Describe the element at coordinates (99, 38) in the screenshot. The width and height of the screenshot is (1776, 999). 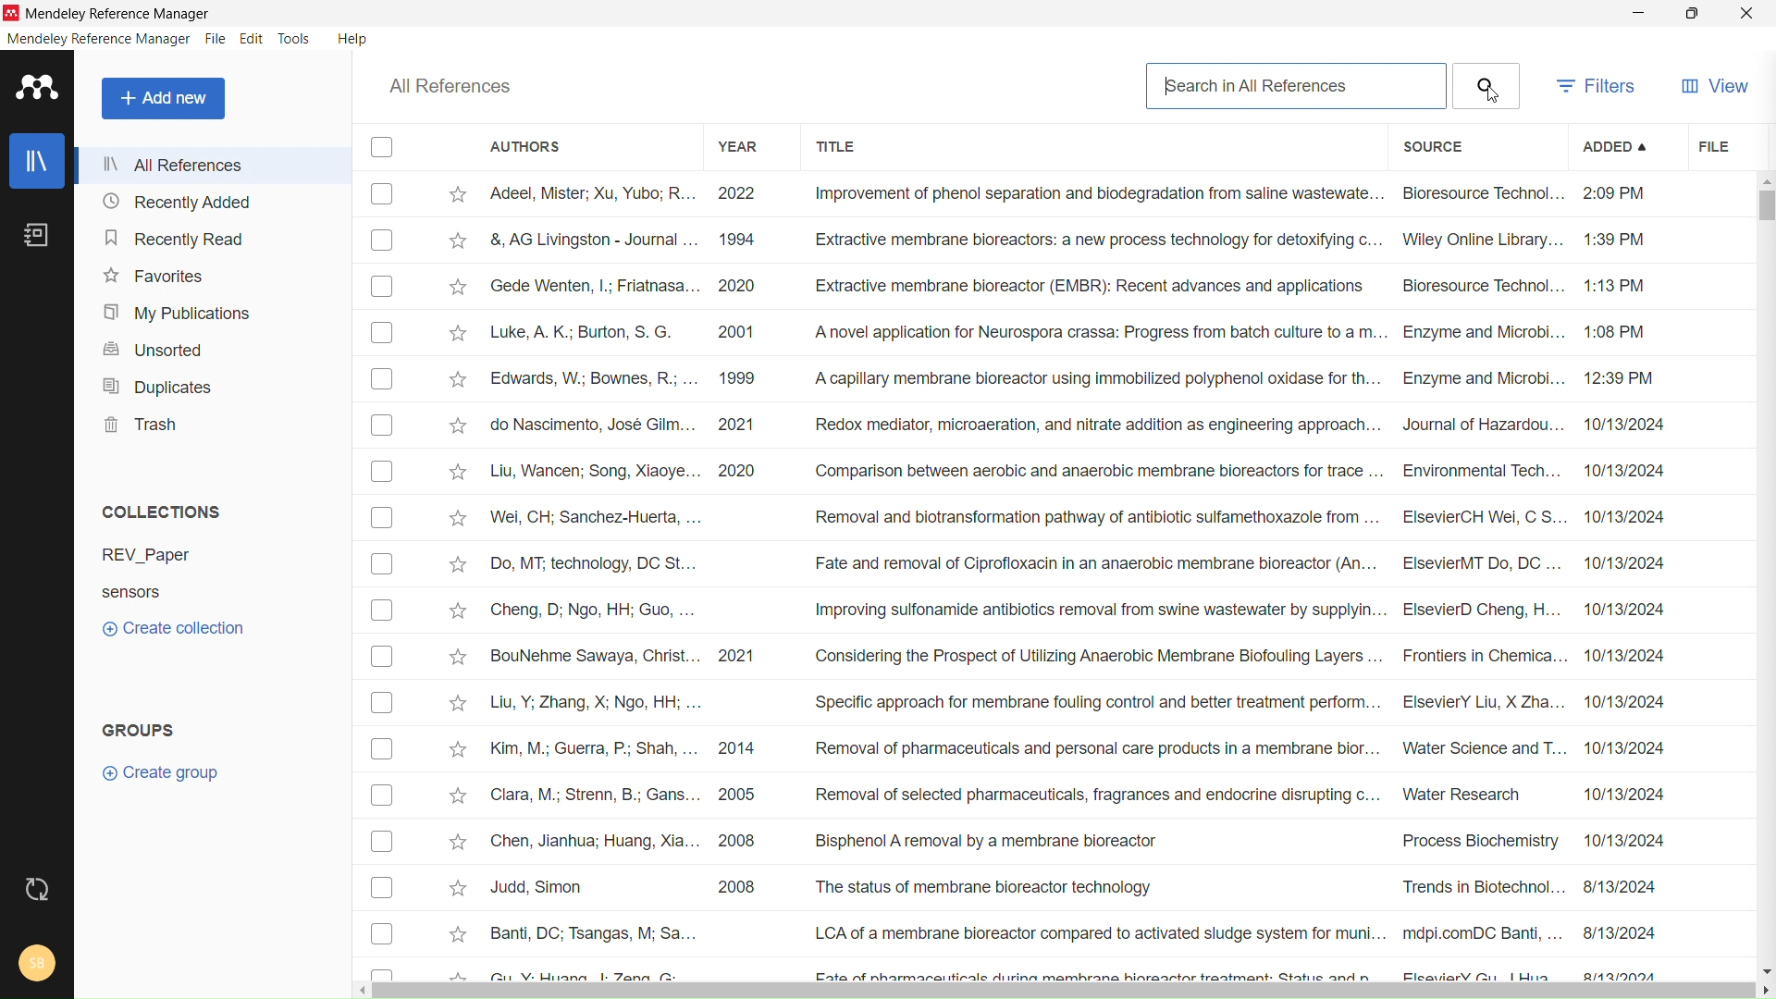
I see `mendeley reference manager` at that location.